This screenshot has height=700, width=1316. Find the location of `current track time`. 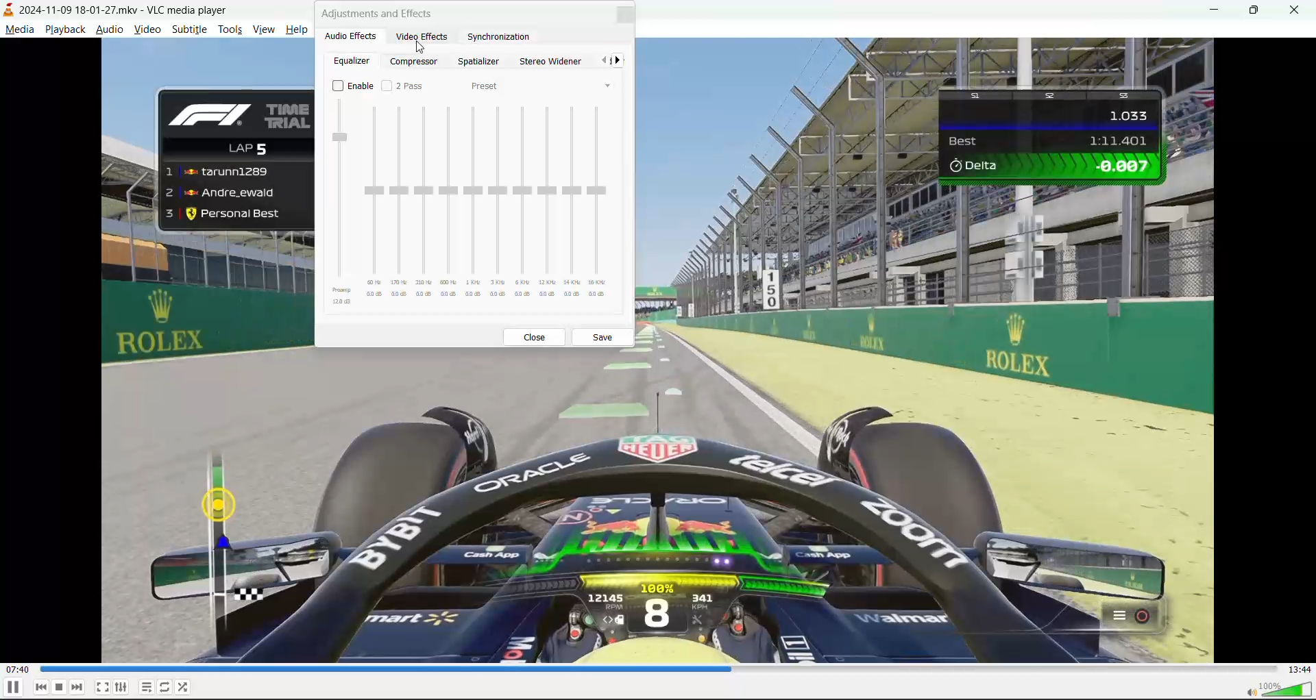

current track time is located at coordinates (20, 670).